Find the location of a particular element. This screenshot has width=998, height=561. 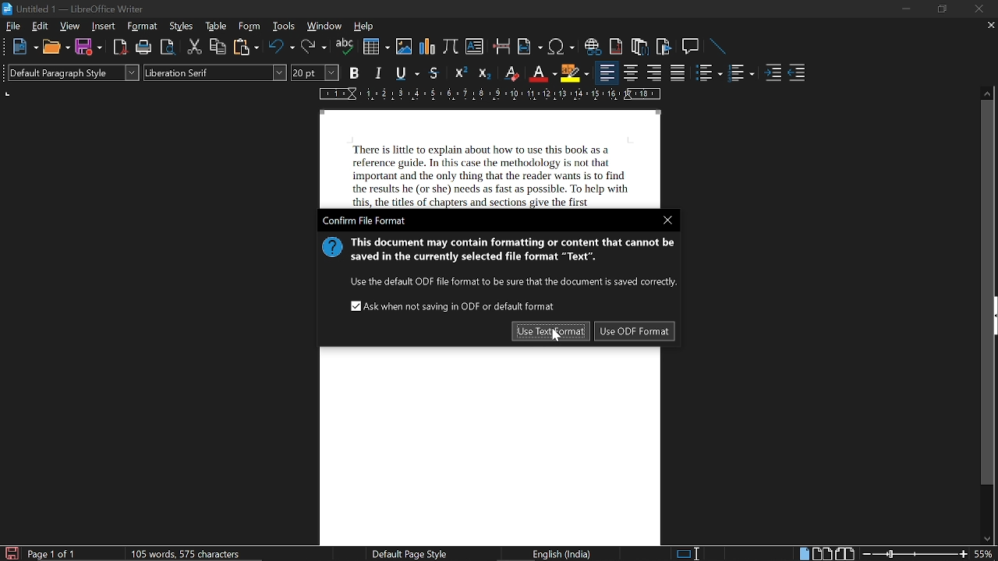

scale is located at coordinates (489, 93).